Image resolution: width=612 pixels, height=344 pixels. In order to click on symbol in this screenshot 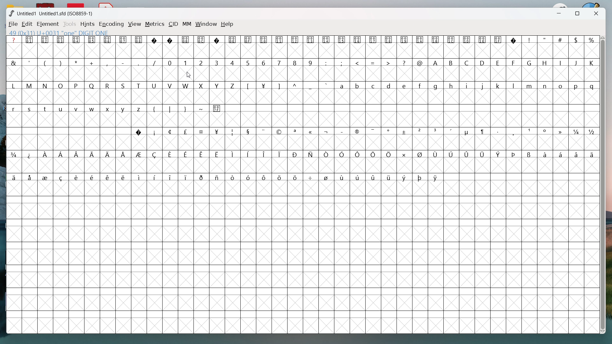, I will do `click(389, 154)`.